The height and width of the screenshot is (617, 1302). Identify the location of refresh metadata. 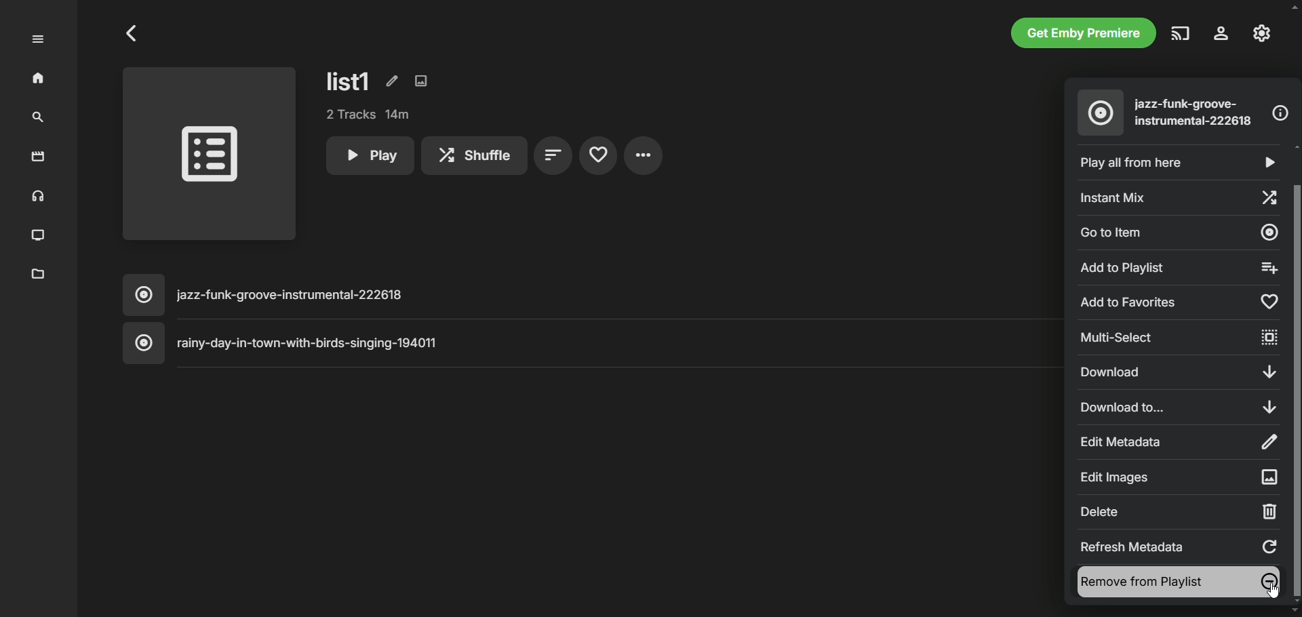
(1180, 546).